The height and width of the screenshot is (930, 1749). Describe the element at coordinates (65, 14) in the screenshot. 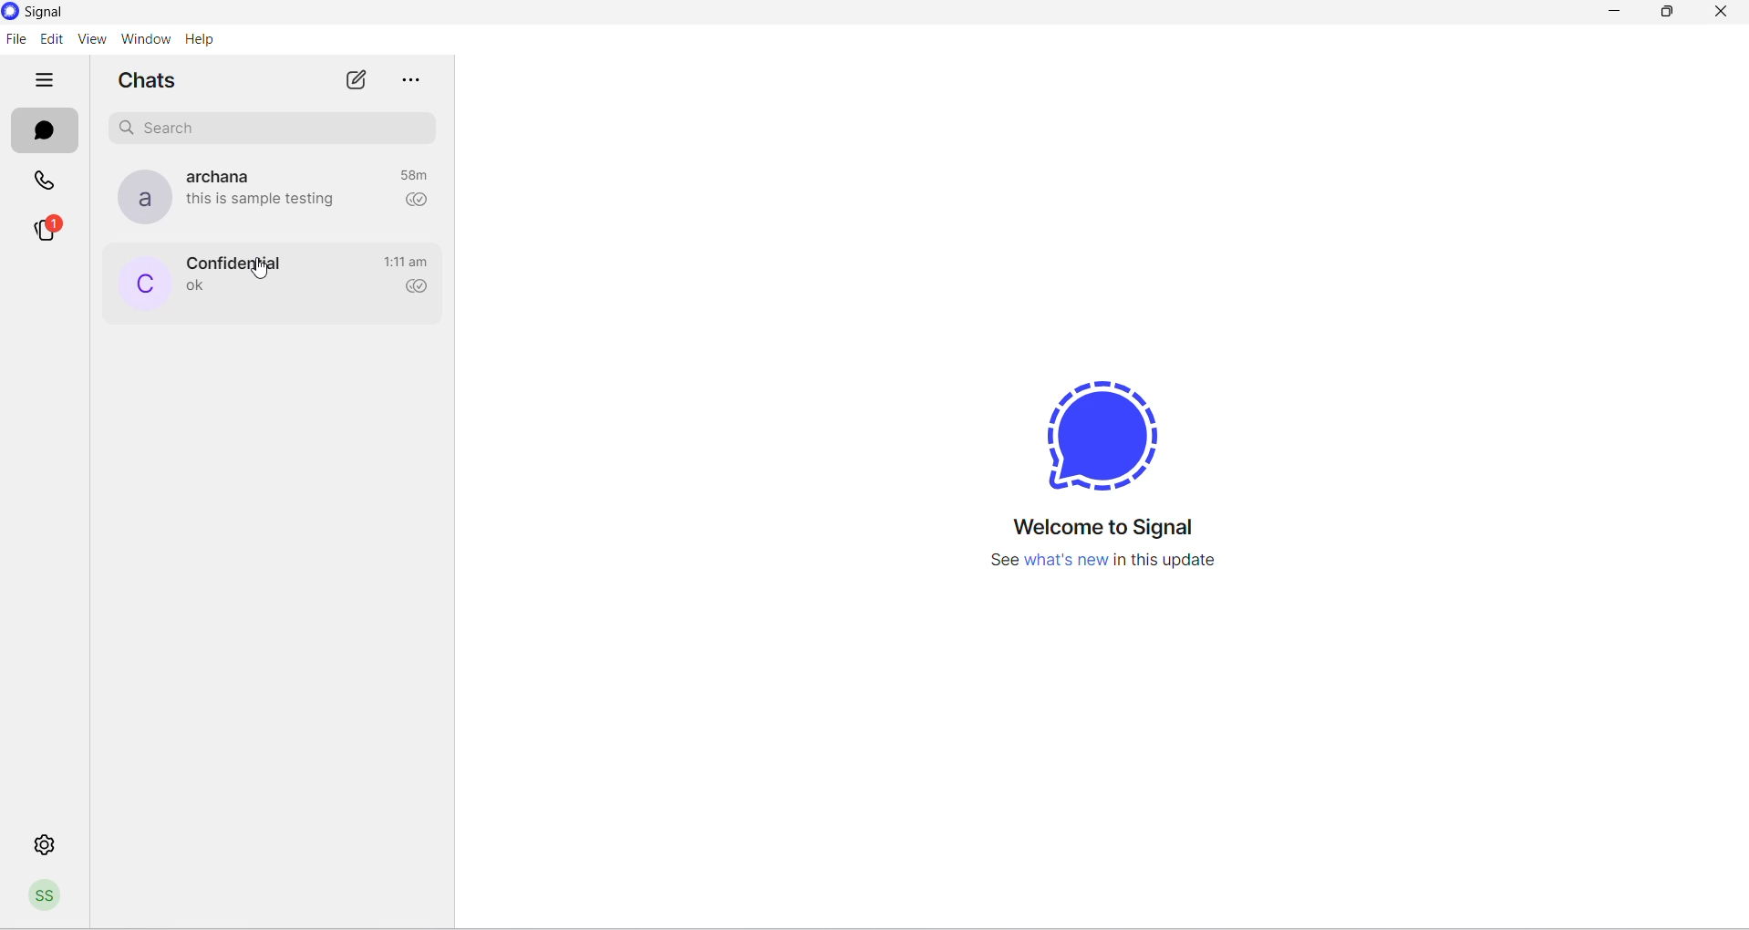

I see `system` at that location.